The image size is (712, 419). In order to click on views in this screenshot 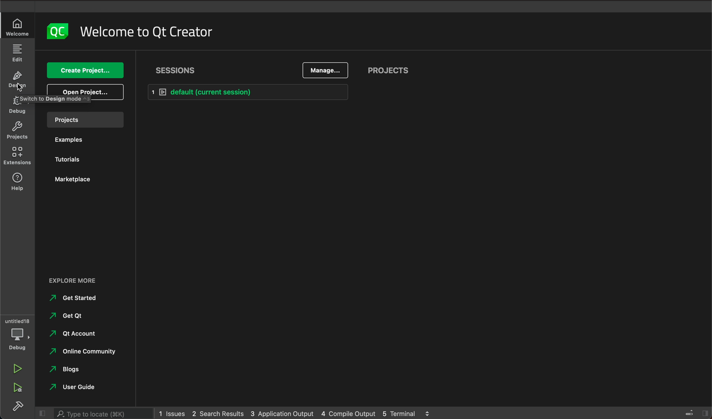, I will do `click(696, 412)`.